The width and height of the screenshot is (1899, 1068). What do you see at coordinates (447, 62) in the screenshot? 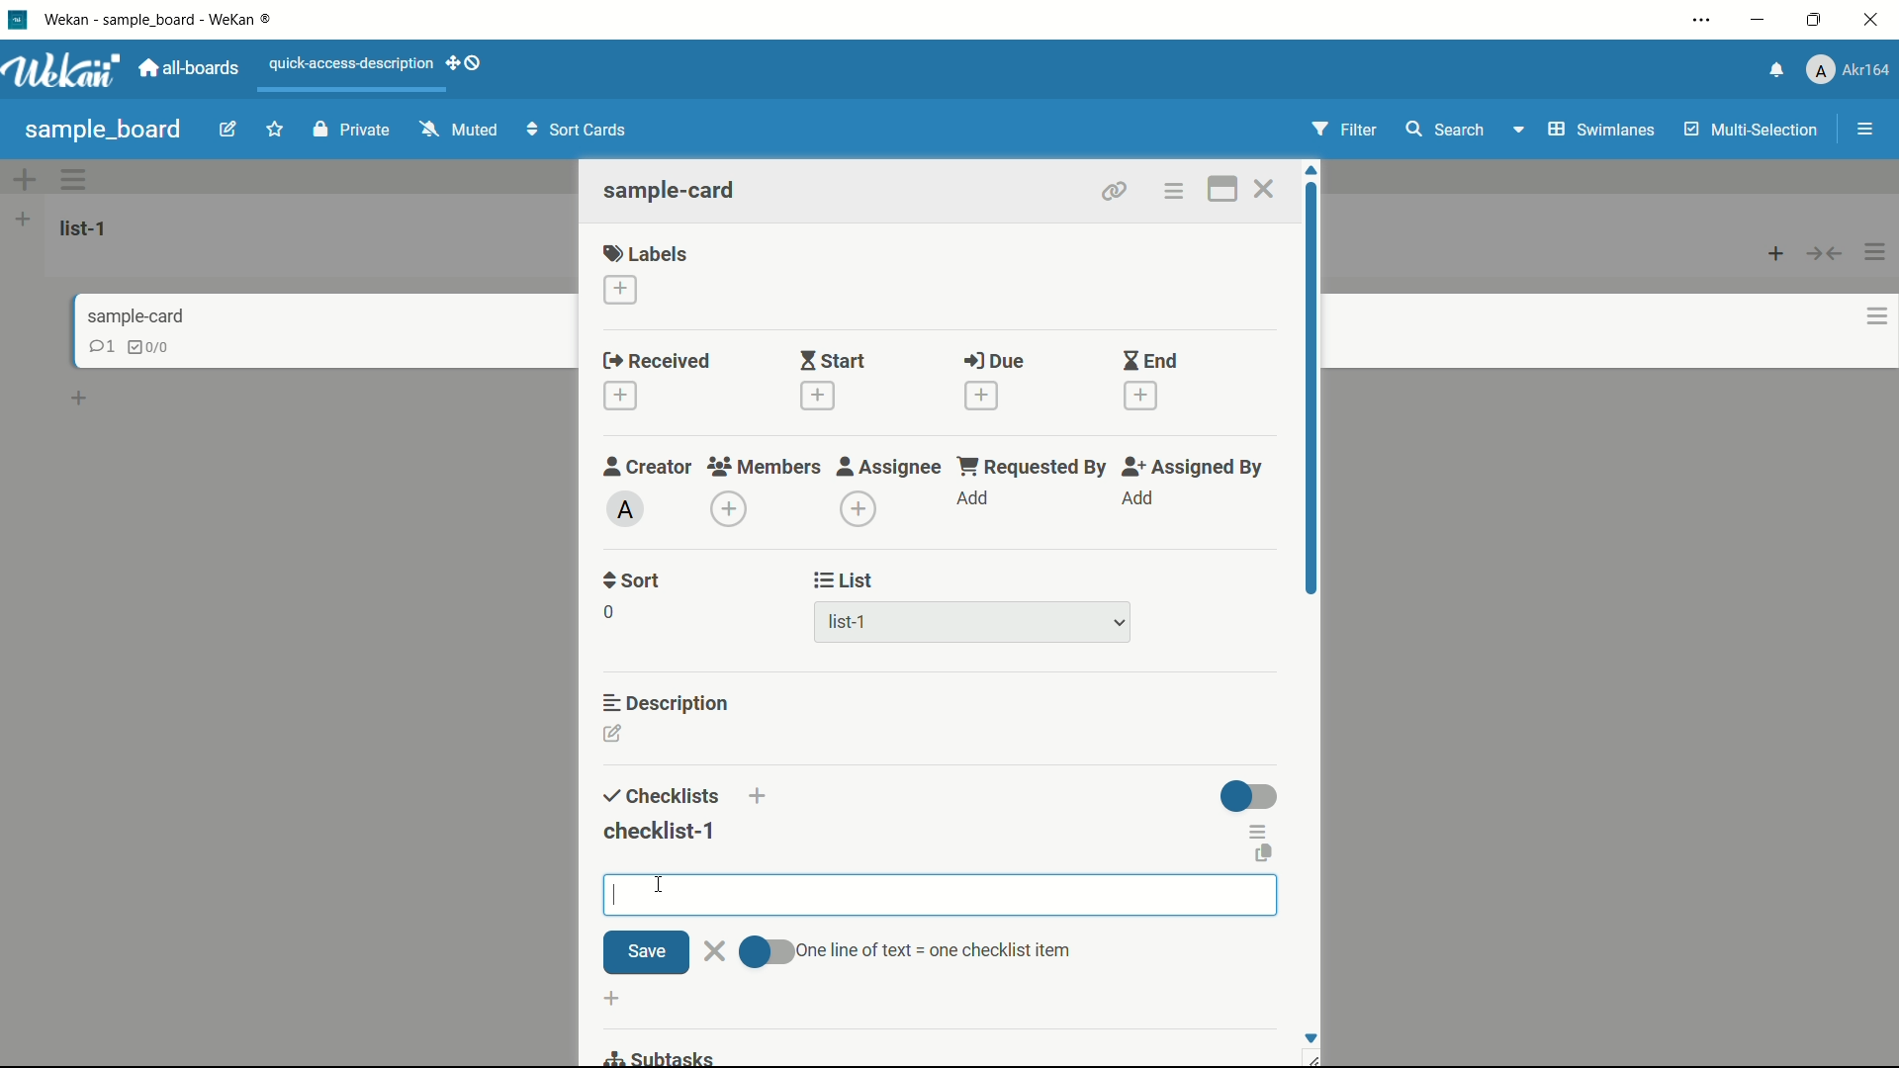
I see `add` at bounding box center [447, 62].